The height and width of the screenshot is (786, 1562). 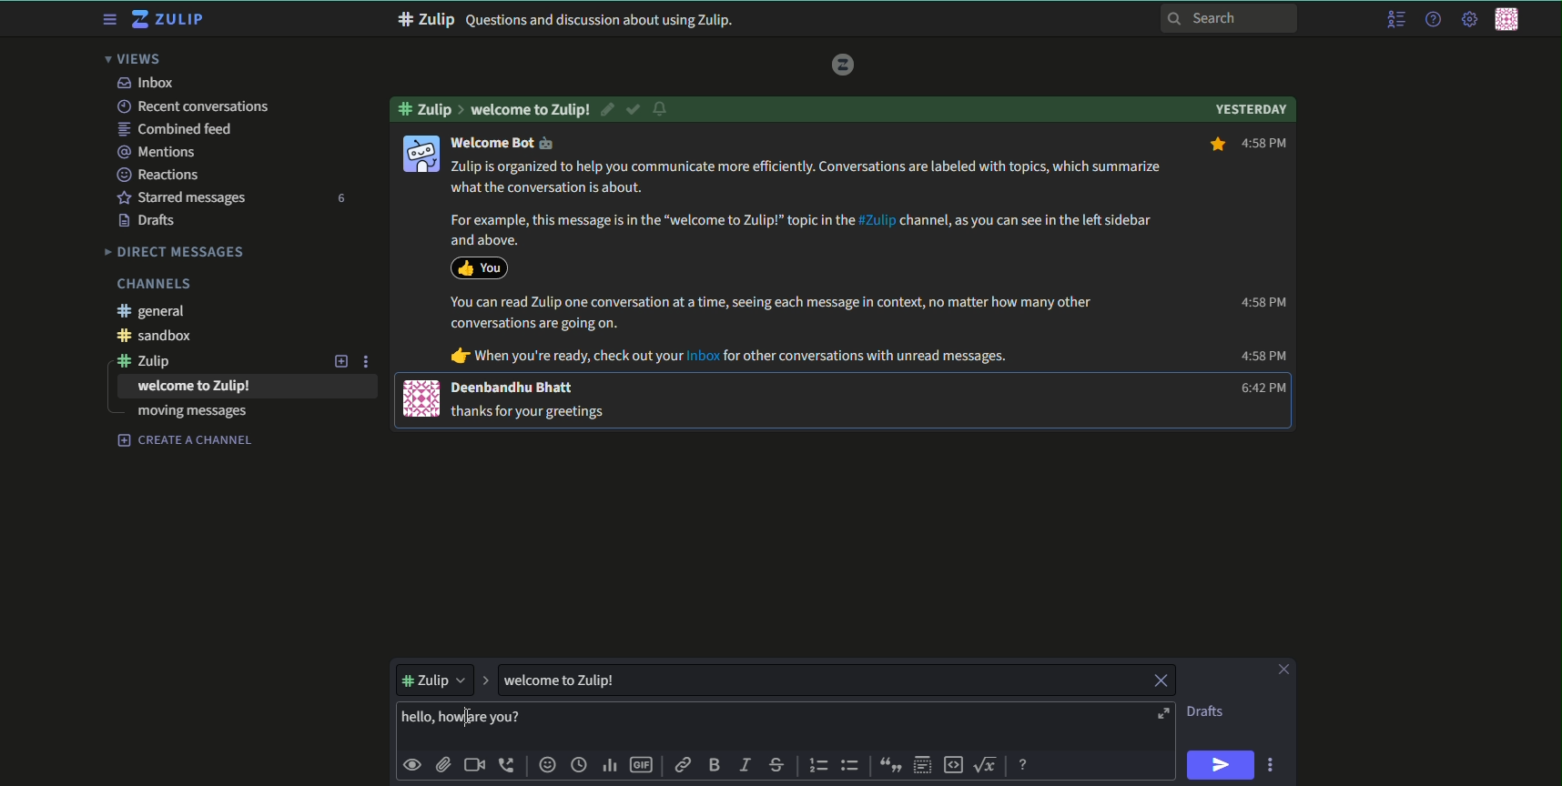 What do you see at coordinates (730, 357) in the screenshot?
I see `@ When you're ready, check out your Inbox for other conversations with unread messages.` at bounding box center [730, 357].